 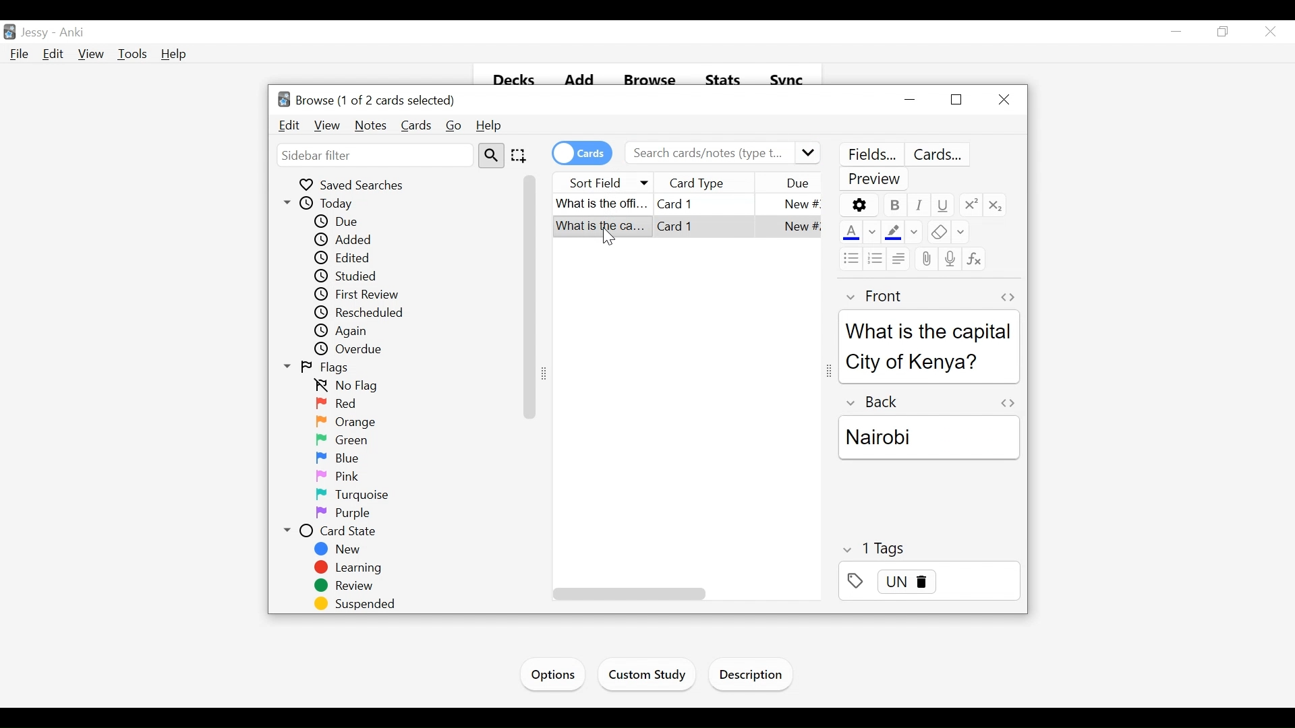 I want to click on Horizontal Scroll bar, so click(x=627, y=594).